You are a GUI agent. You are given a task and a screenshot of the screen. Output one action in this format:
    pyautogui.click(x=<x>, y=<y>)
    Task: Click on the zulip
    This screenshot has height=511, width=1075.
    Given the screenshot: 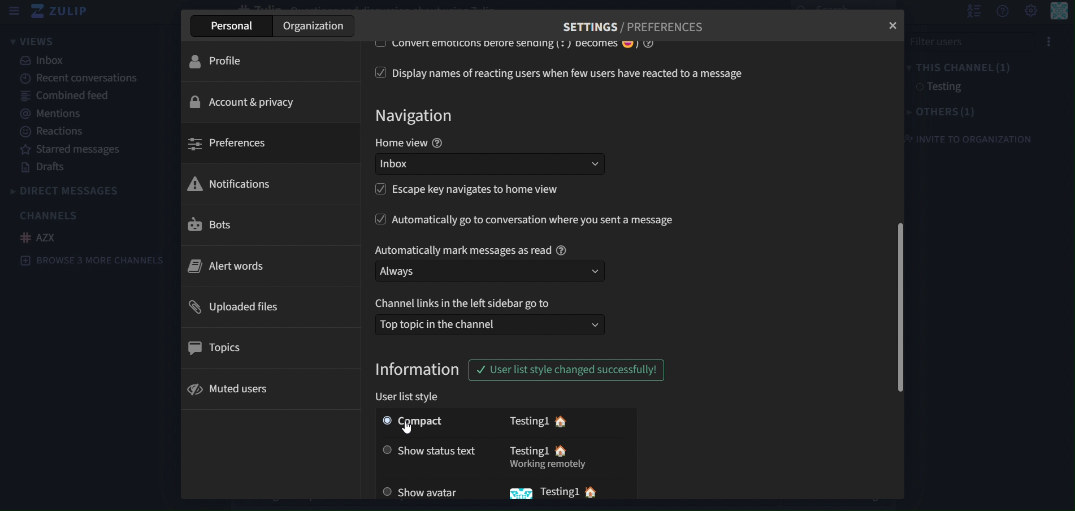 What is the action you would take?
    pyautogui.click(x=61, y=12)
    